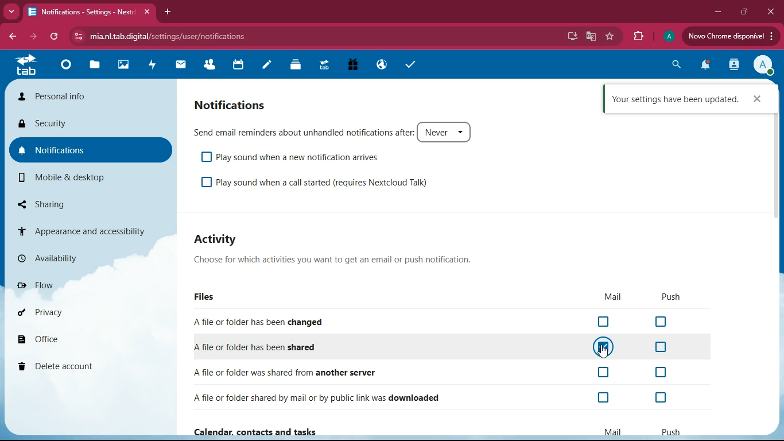  What do you see at coordinates (353, 65) in the screenshot?
I see `gift` at bounding box center [353, 65].